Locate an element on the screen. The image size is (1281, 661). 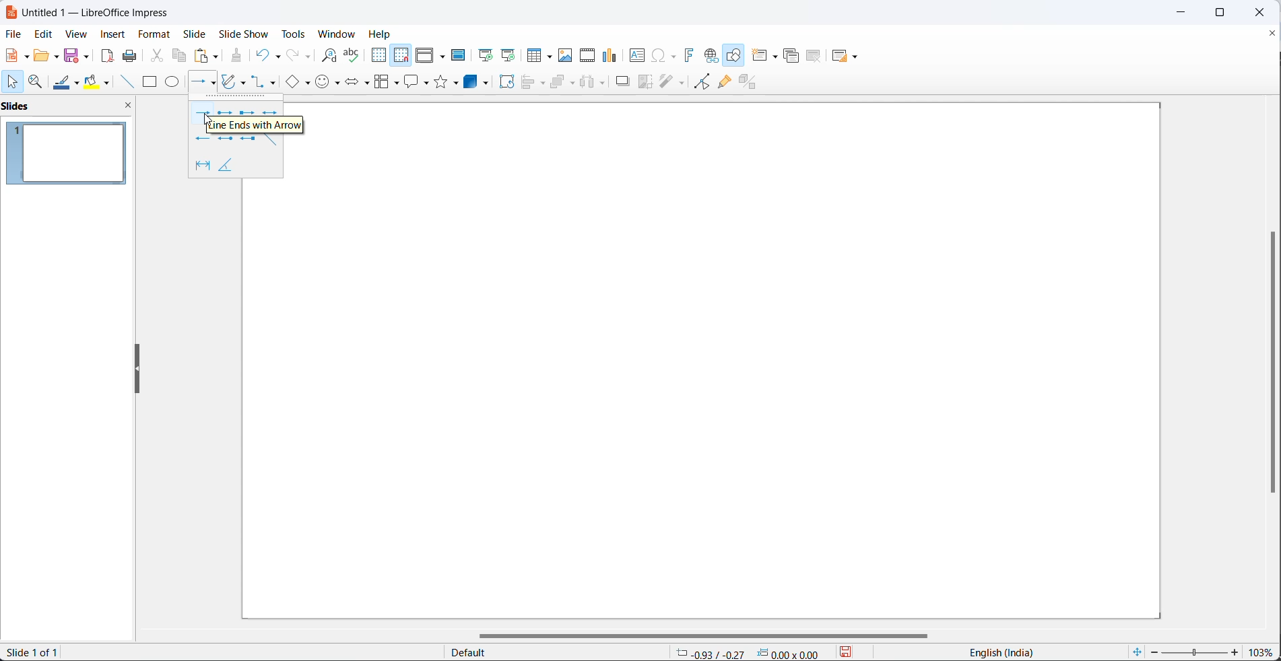
slide is located at coordinates (195, 34).